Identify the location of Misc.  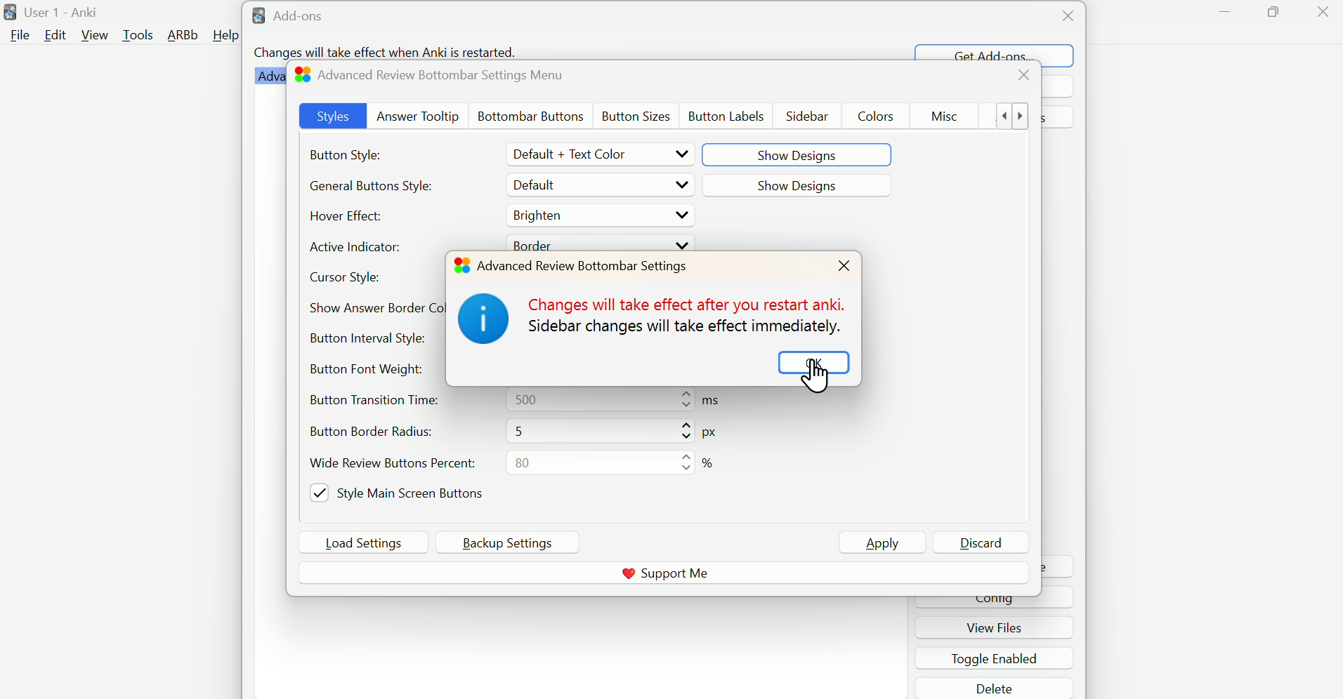
(945, 118).